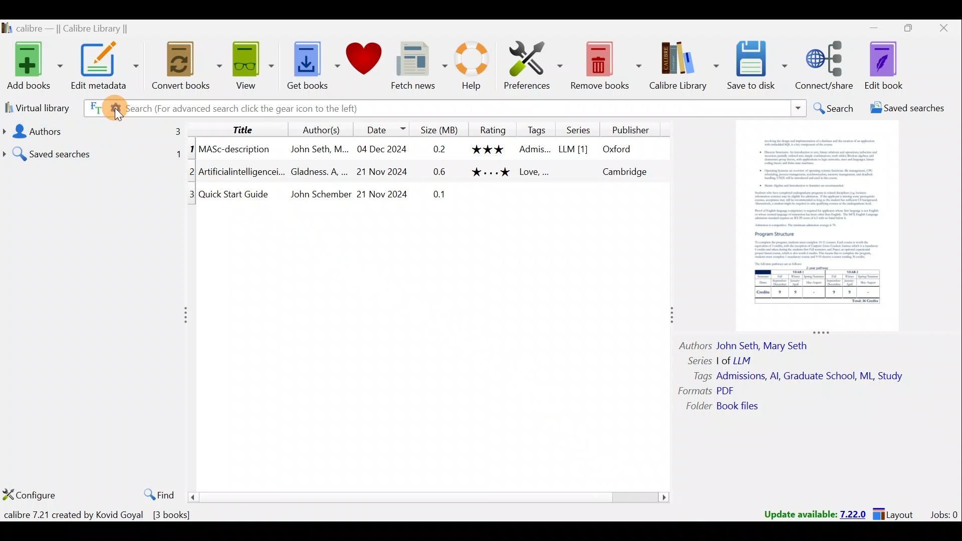  What do you see at coordinates (535, 64) in the screenshot?
I see `Preferences` at bounding box center [535, 64].